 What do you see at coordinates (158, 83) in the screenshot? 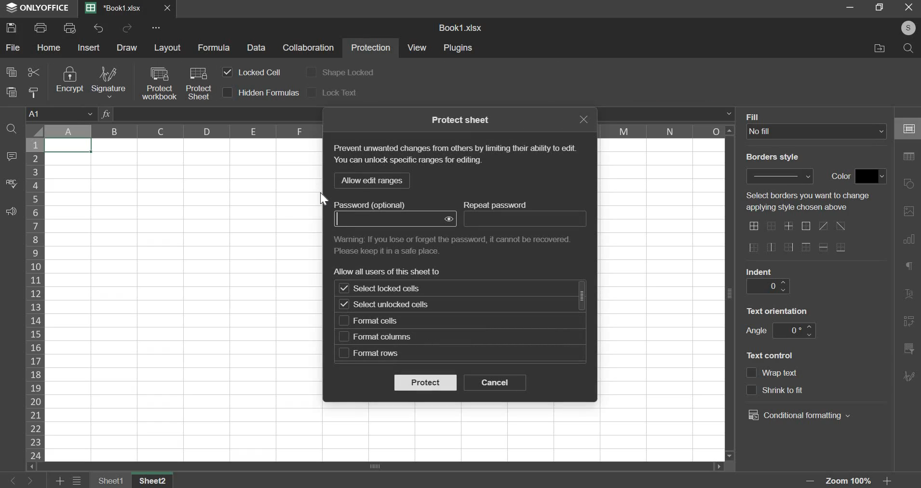
I see `protect workbook` at bounding box center [158, 83].